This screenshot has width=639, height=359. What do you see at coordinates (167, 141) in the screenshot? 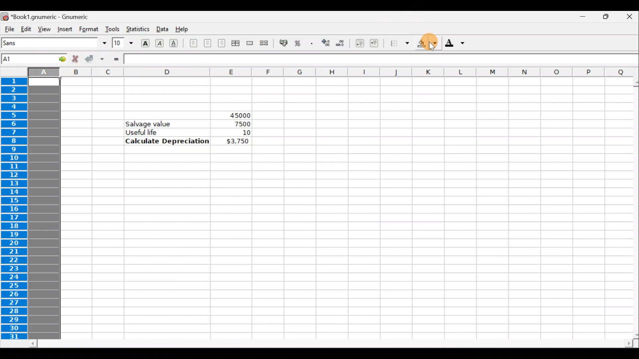
I see `Calculate Depreciation` at bounding box center [167, 141].